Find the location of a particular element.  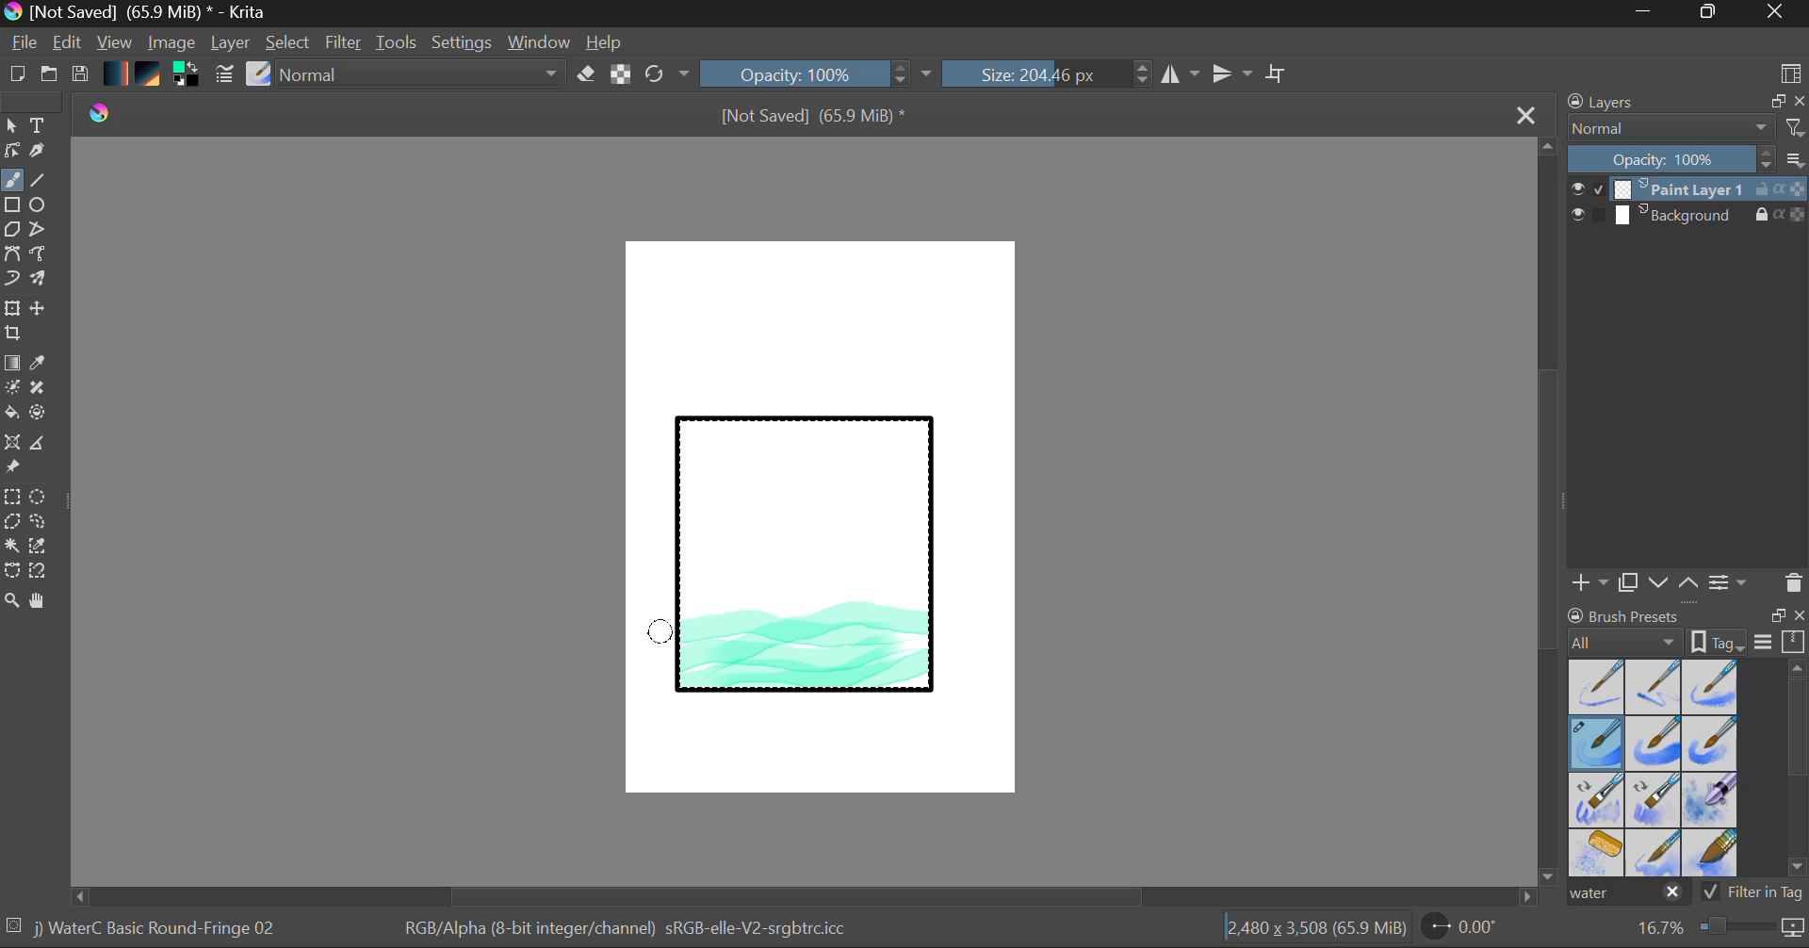

Water C - Spread is located at coordinates (1655, 853).